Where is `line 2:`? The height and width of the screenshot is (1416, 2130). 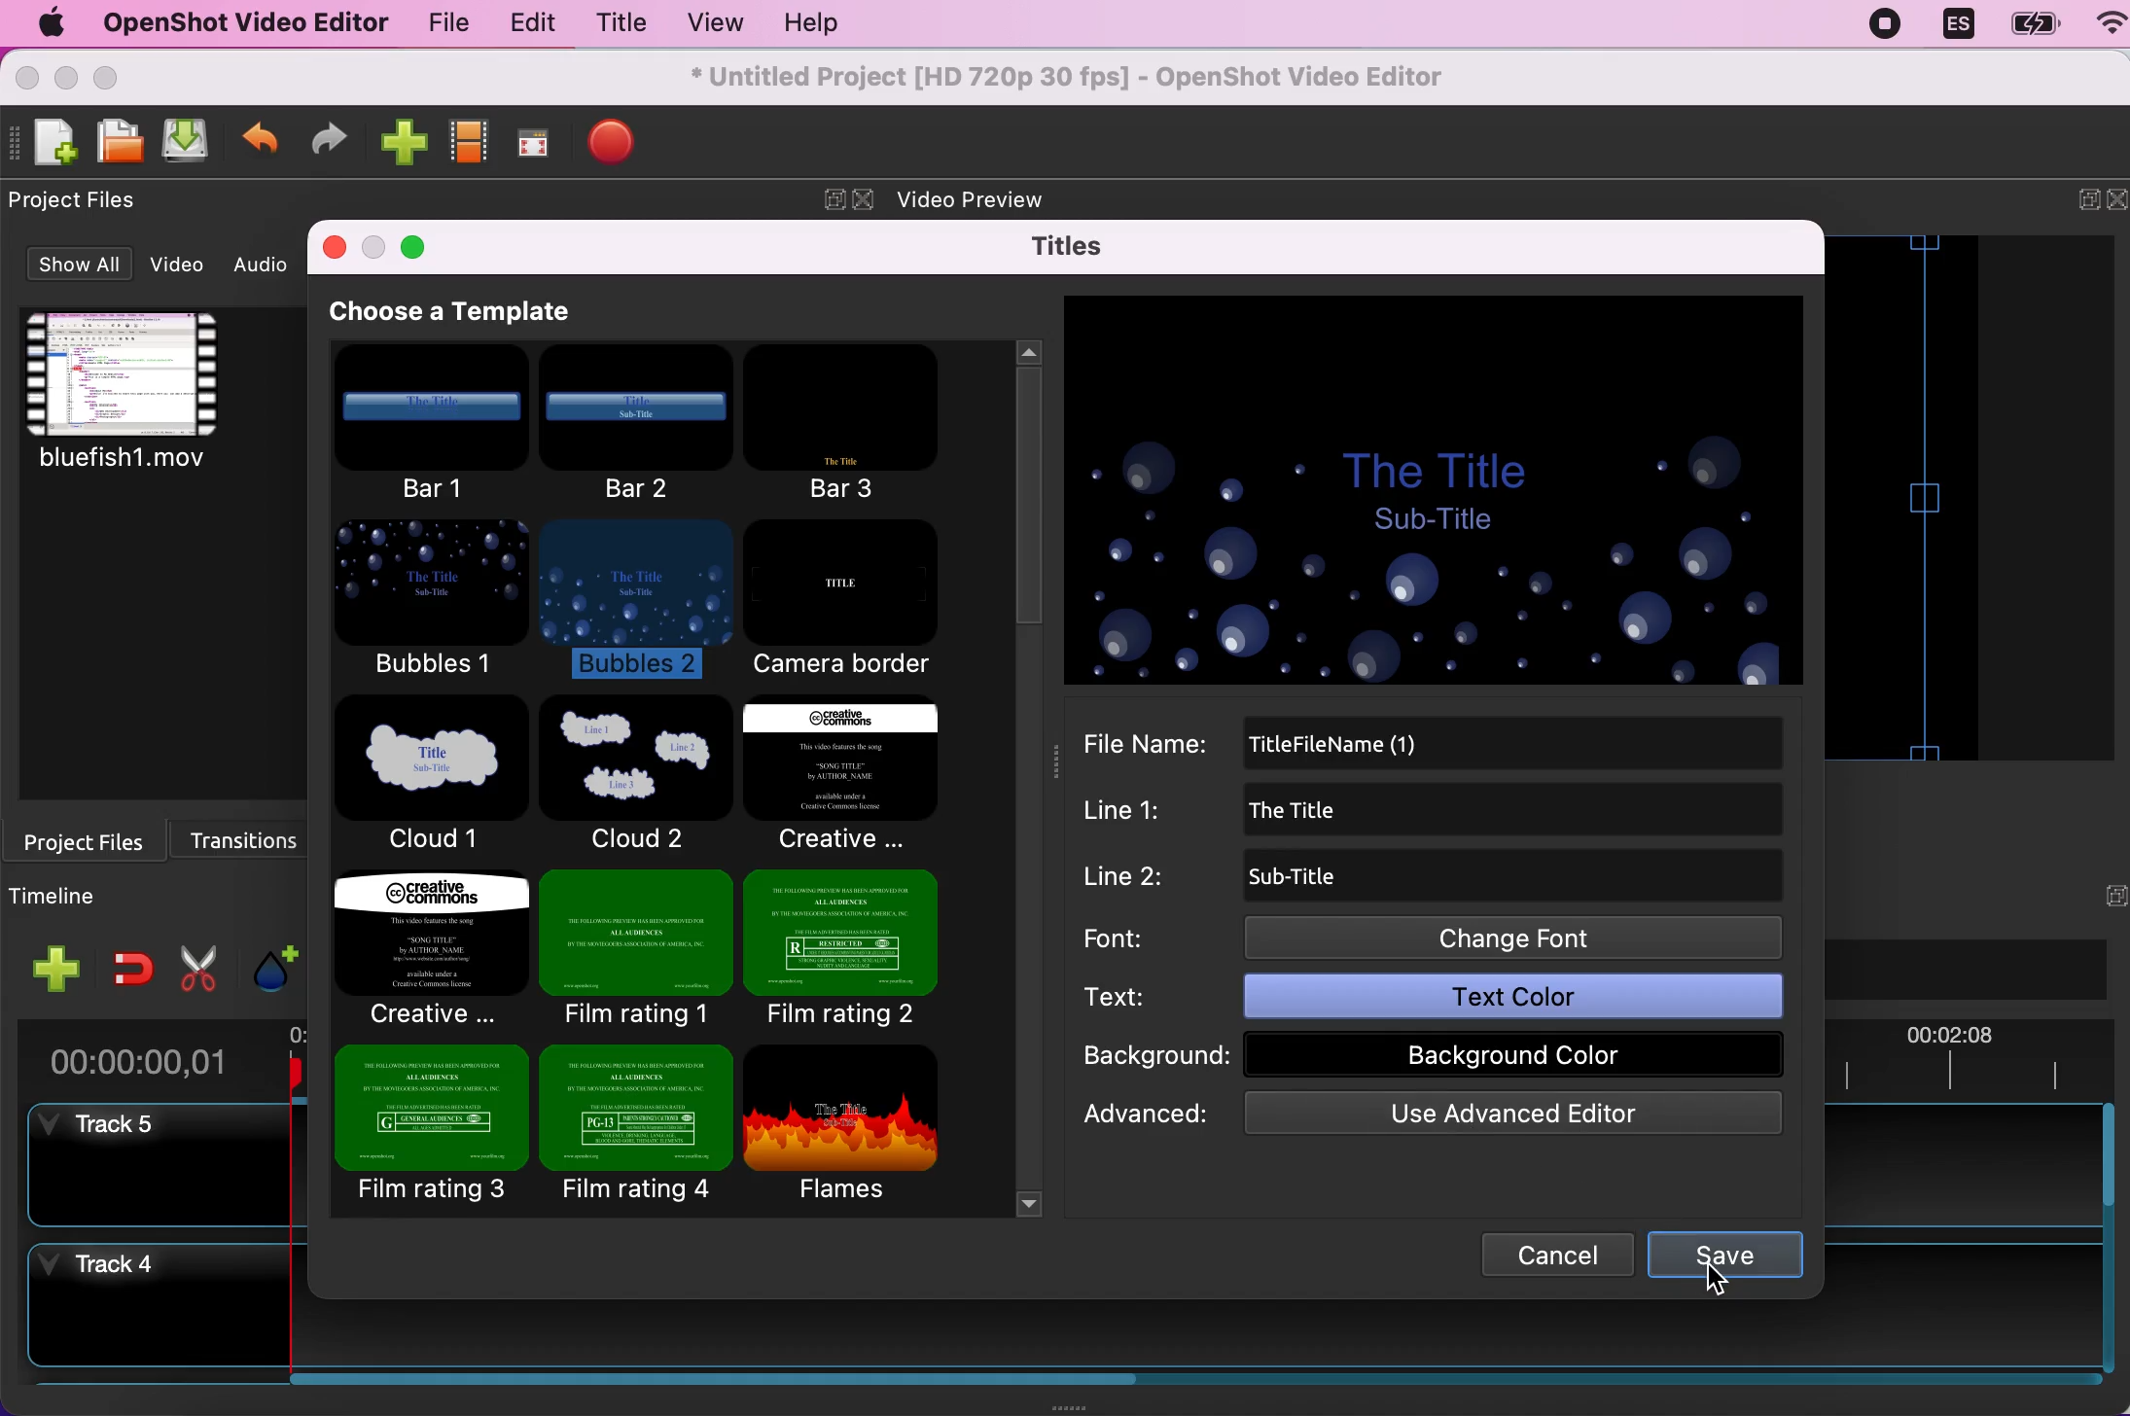
line 2: is located at coordinates (1142, 877).